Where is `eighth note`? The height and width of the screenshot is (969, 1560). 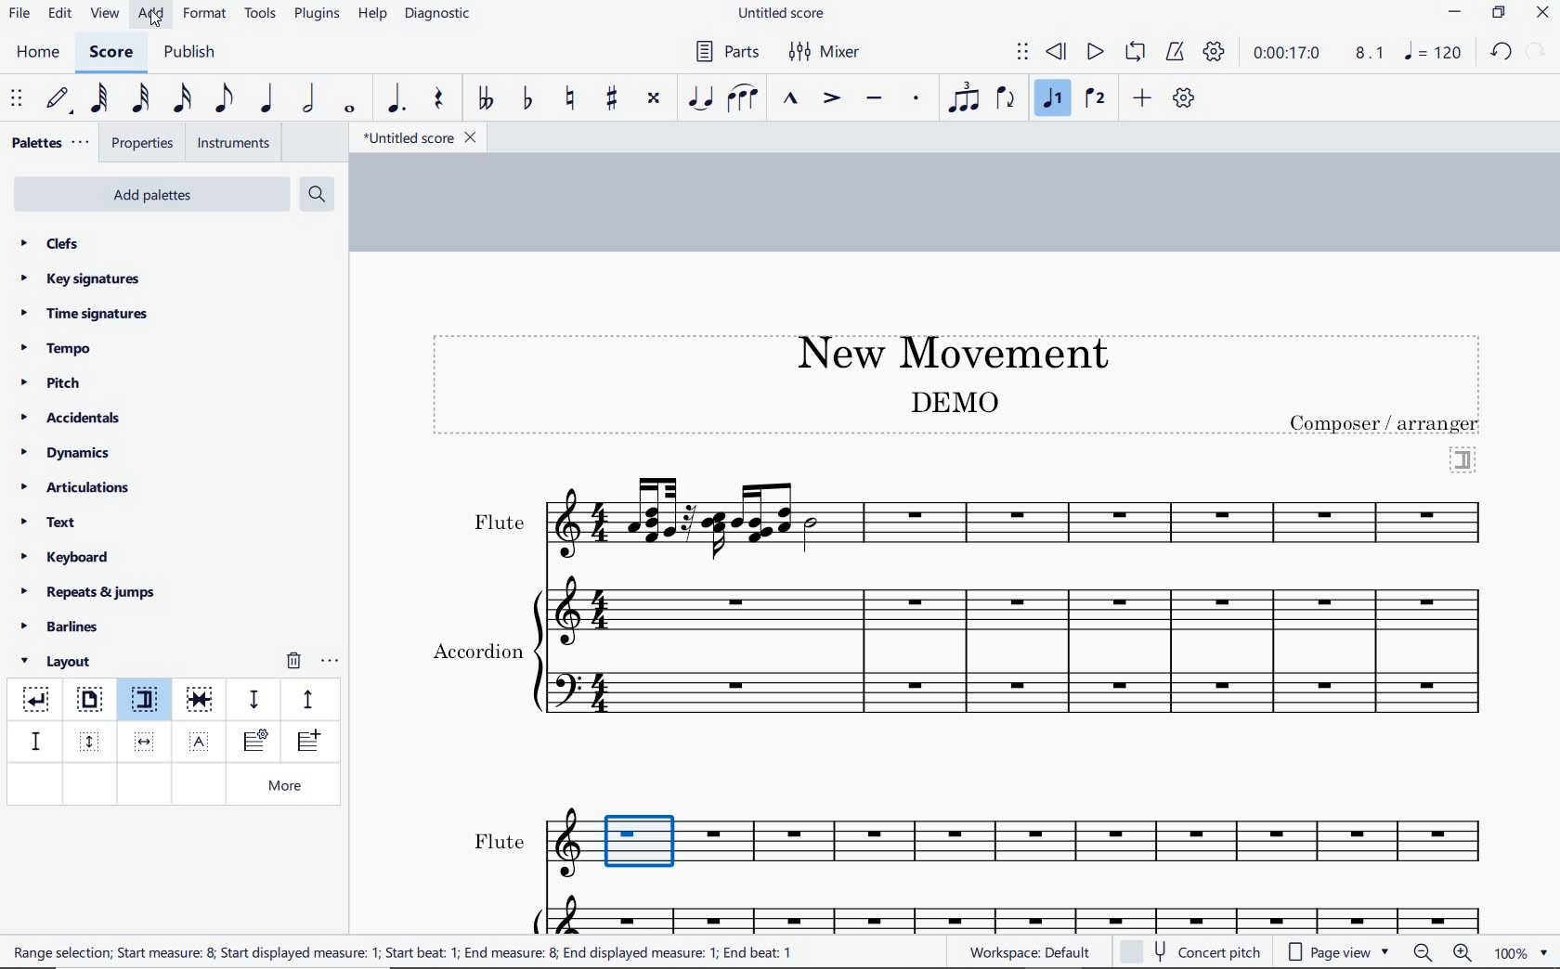
eighth note is located at coordinates (224, 102).